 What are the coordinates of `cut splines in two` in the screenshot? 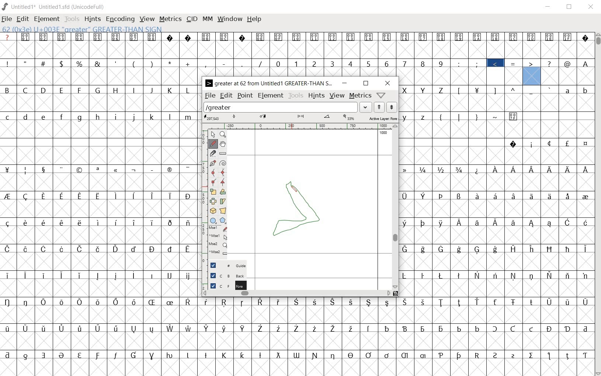 It's located at (212, 153).